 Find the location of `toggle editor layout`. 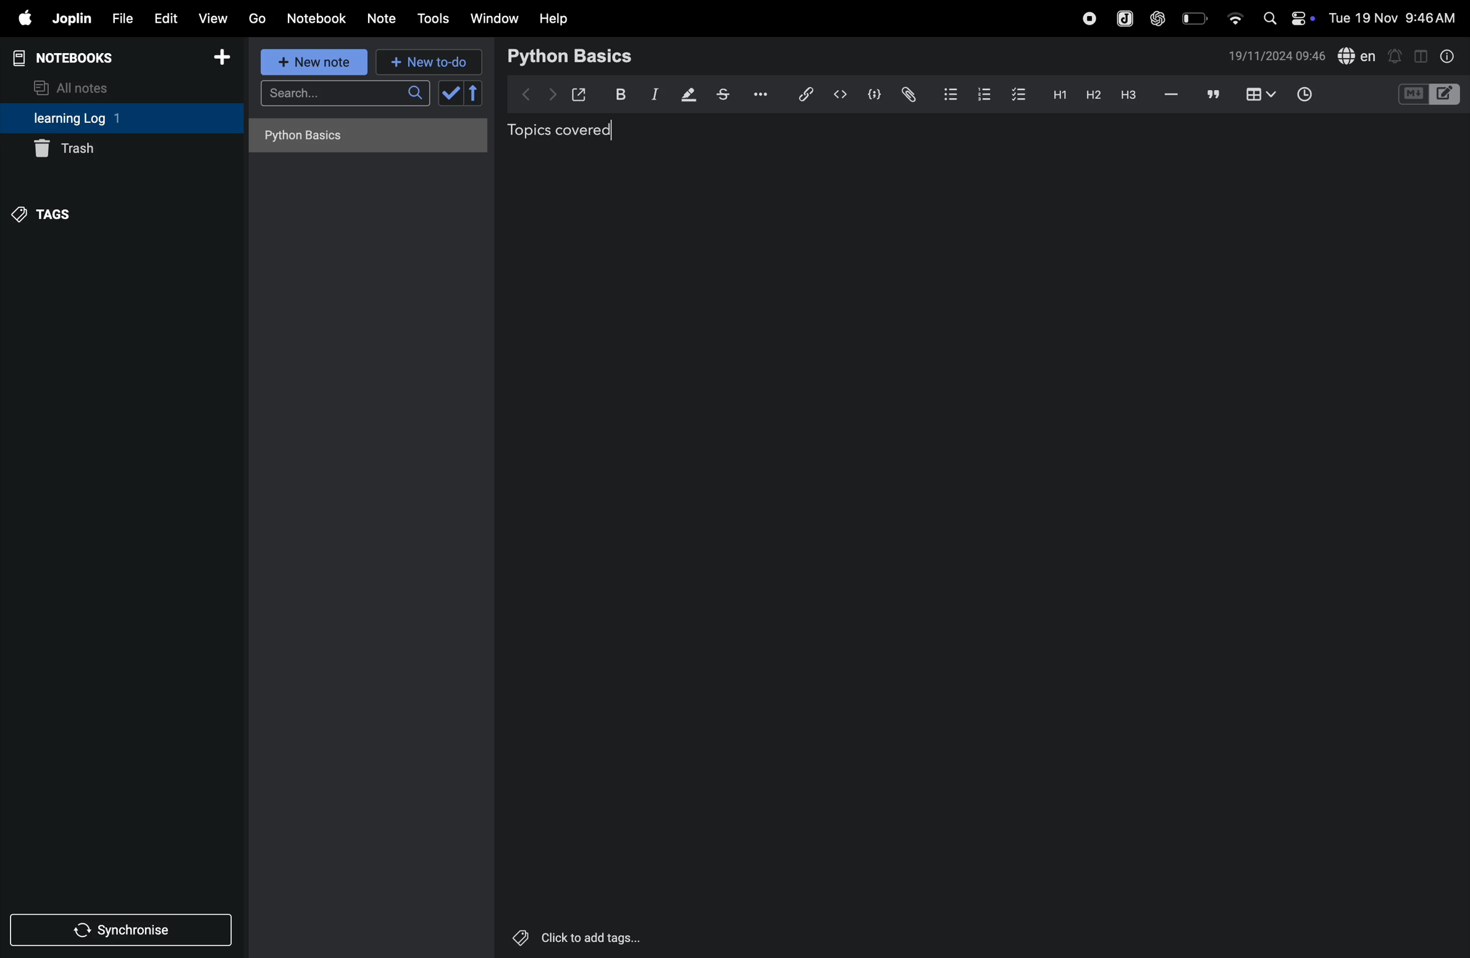

toggle editor layout is located at coordinates (1422, 55).